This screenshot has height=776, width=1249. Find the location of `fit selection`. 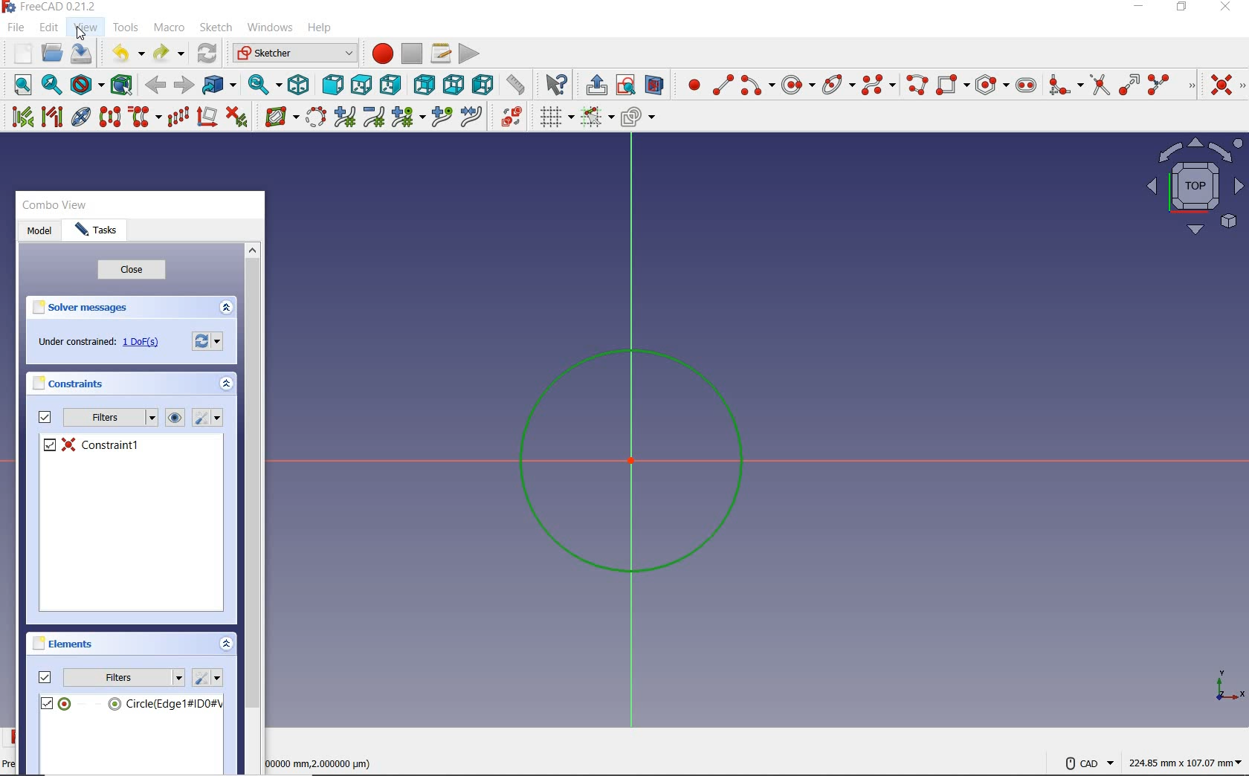

fit selection is located at coordinates (50, 84).